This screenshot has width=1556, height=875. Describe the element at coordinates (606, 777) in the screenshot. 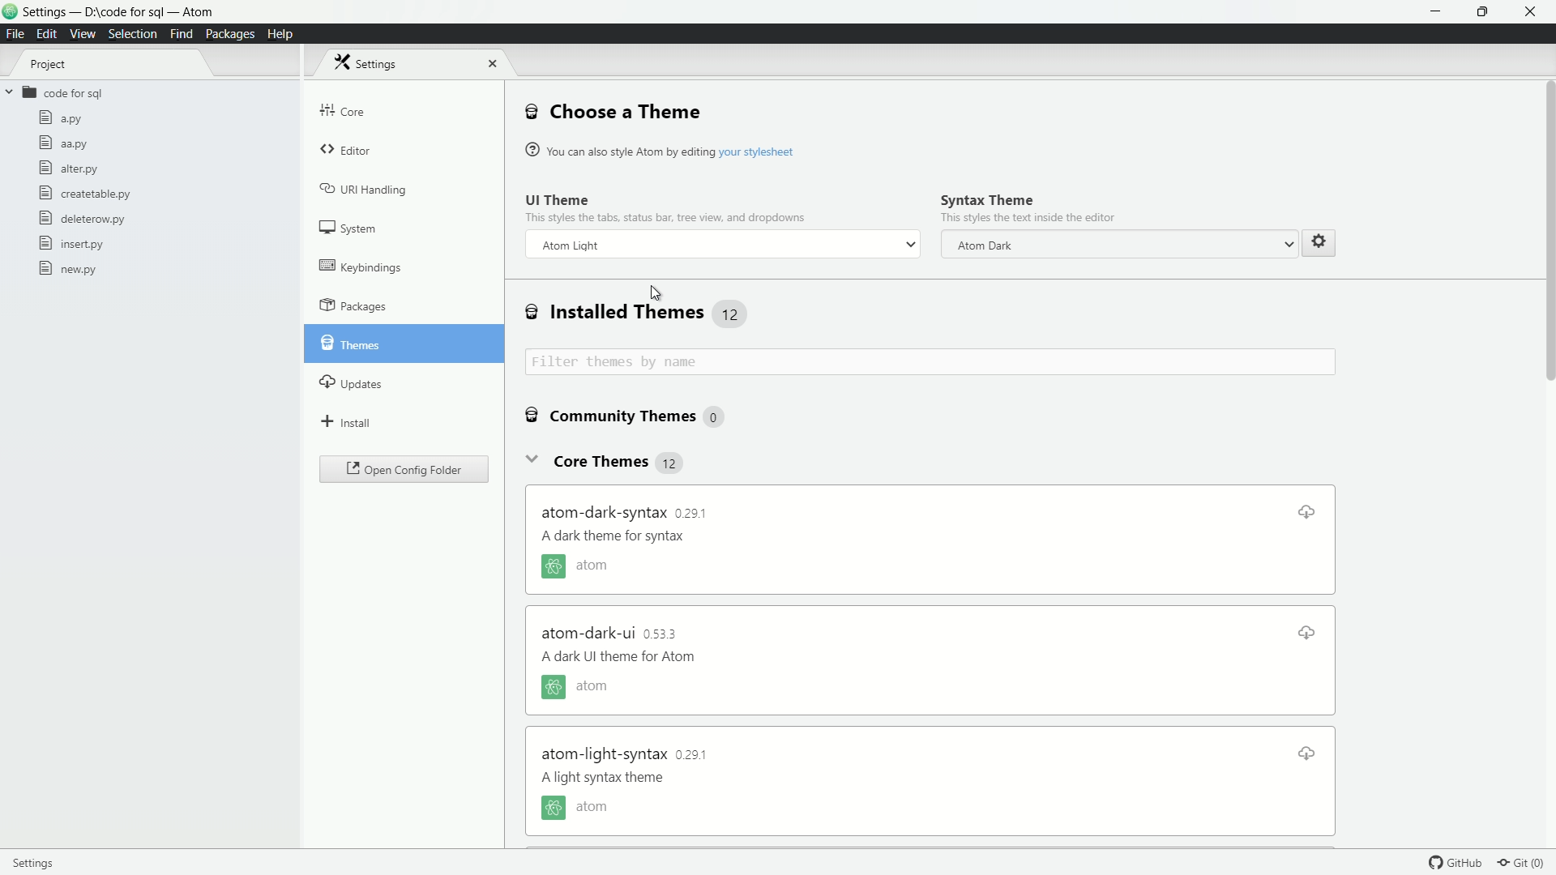

I see `a dark theme for syntax` at that location.